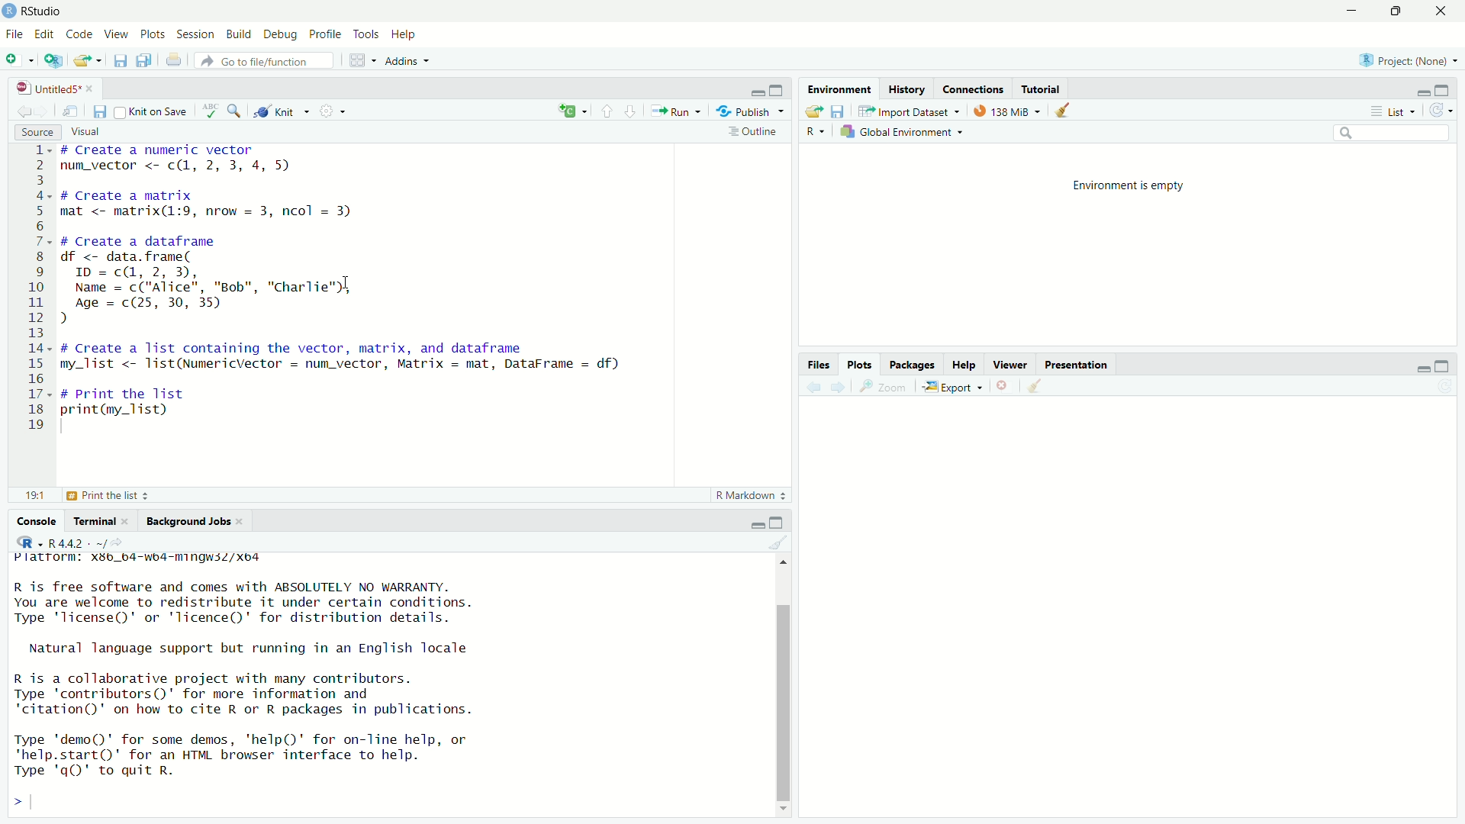 The width and height of the screenshot is (1465, 824). I want to click on Global Environment, so click(905, 131).